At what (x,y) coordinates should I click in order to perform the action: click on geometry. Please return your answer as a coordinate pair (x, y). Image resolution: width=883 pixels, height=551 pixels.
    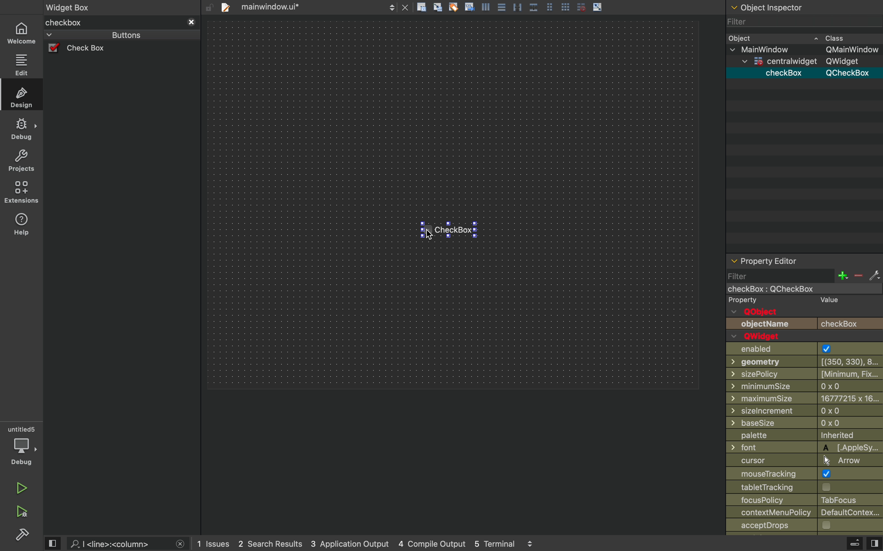
    Looking at the image, I should click on (806, 361).